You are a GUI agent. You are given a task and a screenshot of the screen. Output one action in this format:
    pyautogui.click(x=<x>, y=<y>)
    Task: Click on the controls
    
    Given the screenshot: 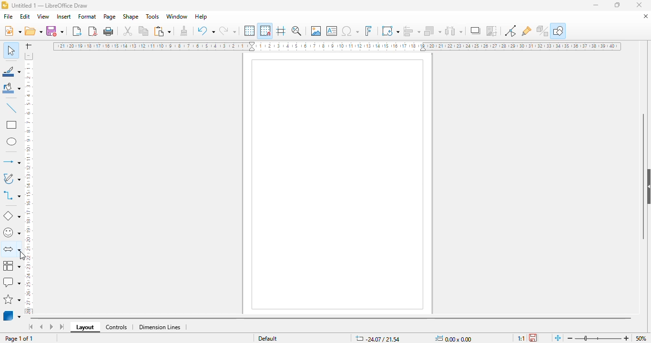 What is the action you would take?
    pyautogui.click(x=116, y=327)
    